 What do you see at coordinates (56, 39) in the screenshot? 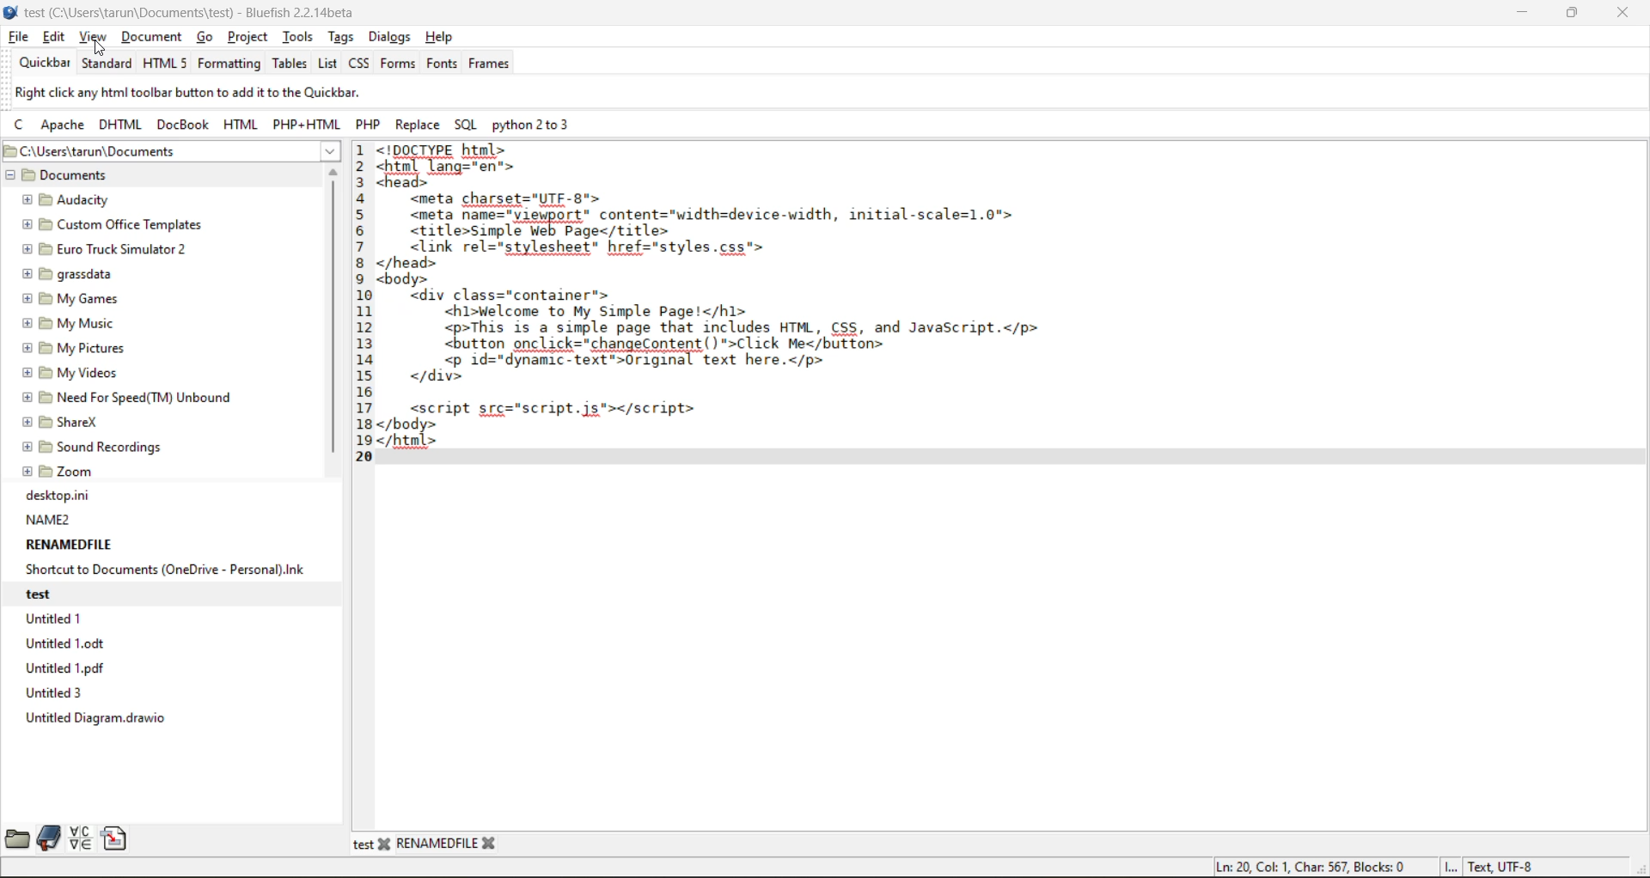
I see `edit` at bounding box center [56, 39].